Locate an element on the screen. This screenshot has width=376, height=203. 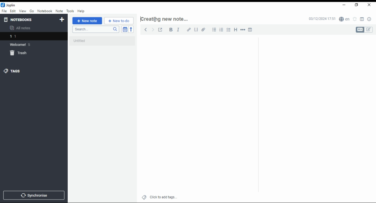
03/12/2024 17:51 is located at coordinates (321, 19).